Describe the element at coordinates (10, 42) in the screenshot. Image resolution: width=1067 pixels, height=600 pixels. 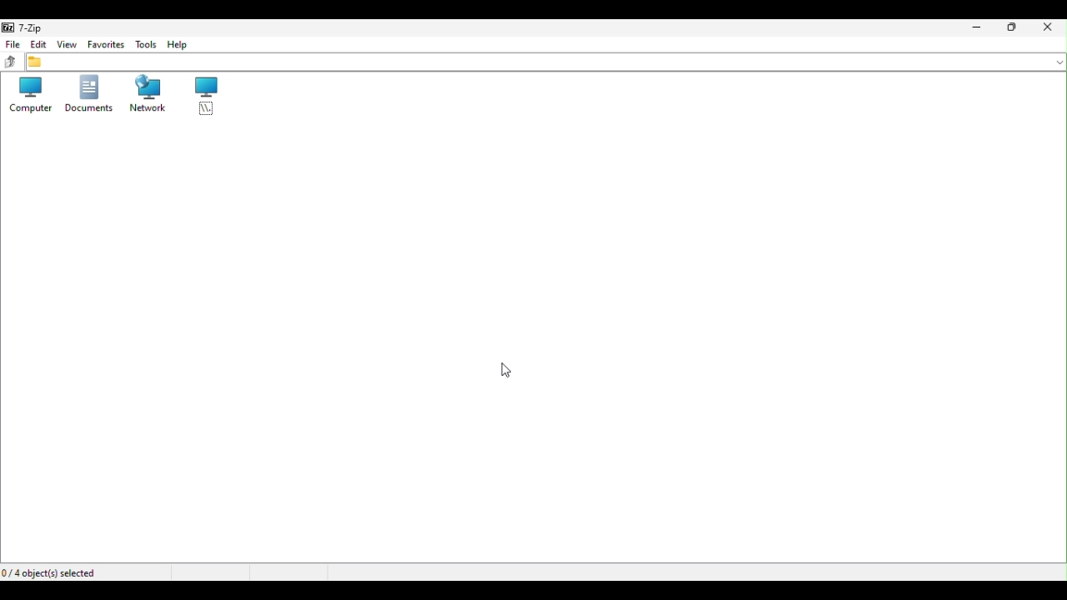
I see `file ` at that location.